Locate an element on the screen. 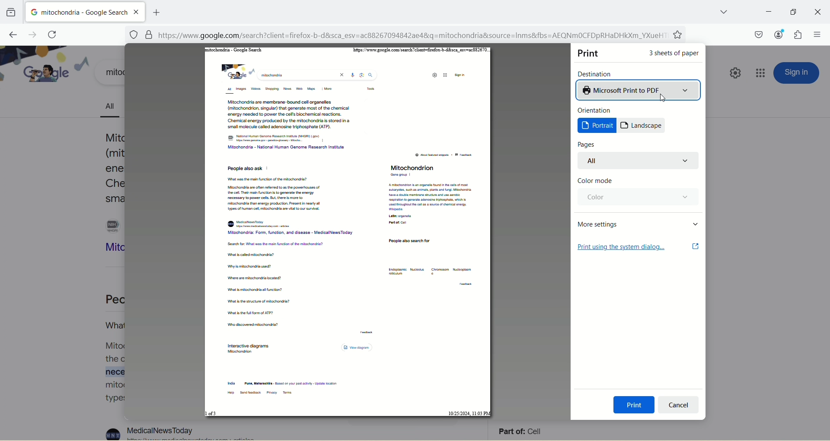  list all tabs is located at coordinates (717, 11).